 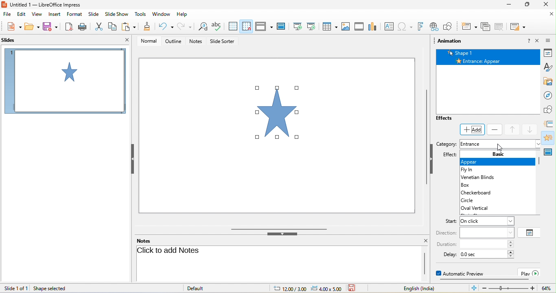 What do you see at coordinates (485, 27) in the screenshot?
I see `delete slide` at bounding box center [485, 27].